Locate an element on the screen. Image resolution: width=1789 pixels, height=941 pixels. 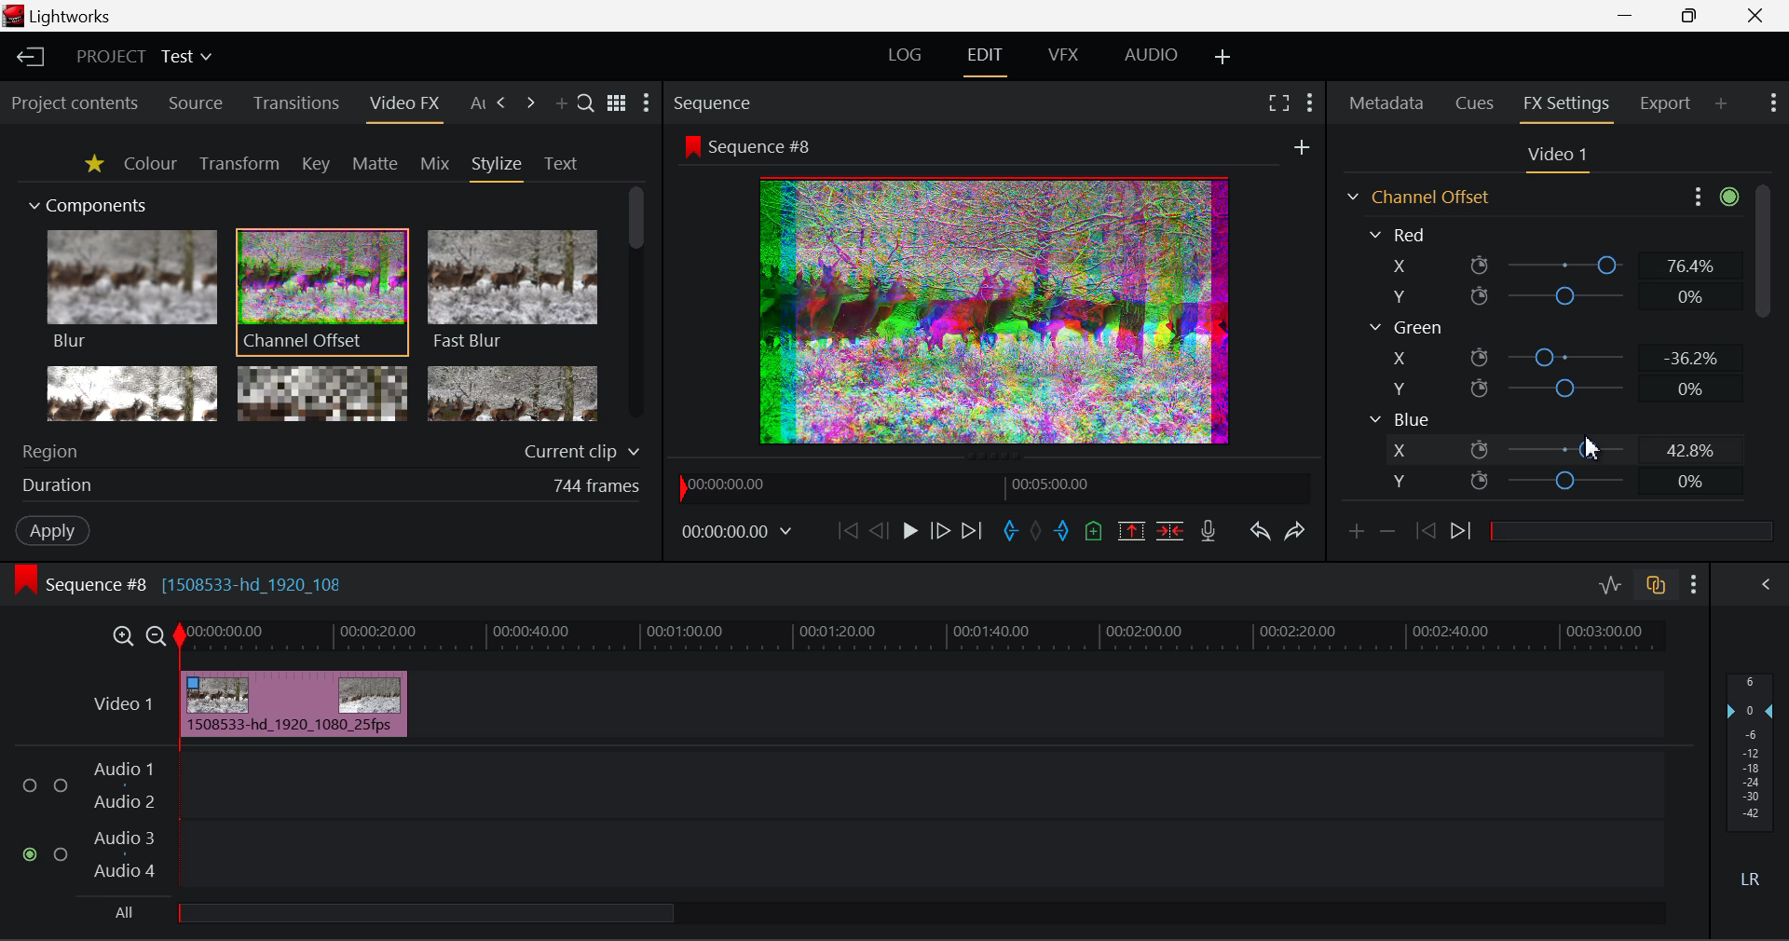
Source is located at coordinates (198, 102).